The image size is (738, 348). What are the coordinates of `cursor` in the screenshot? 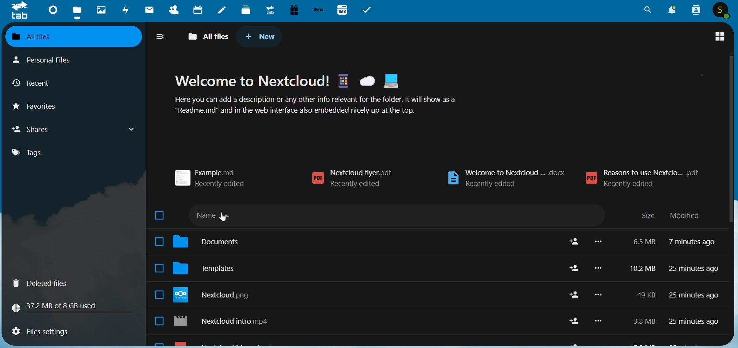 It's located at (225, 218).